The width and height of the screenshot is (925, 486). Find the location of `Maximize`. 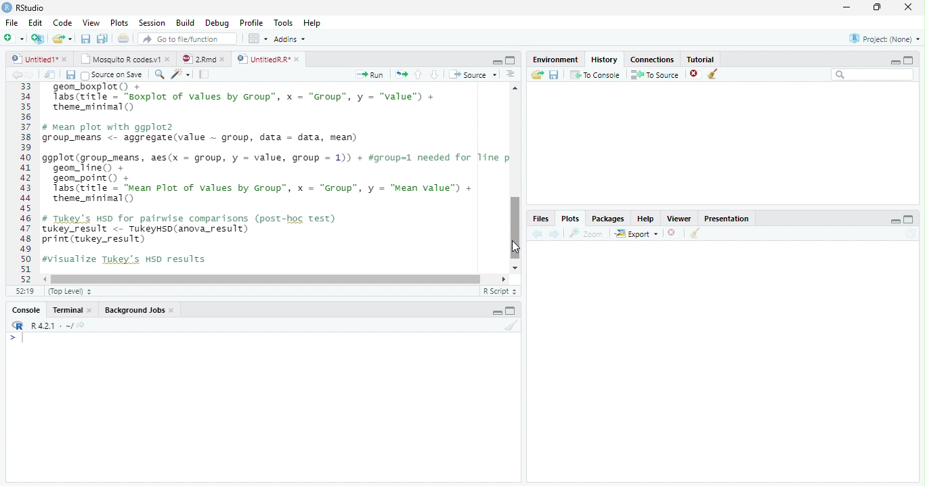

Maximize is located at coordinates (909, 220).